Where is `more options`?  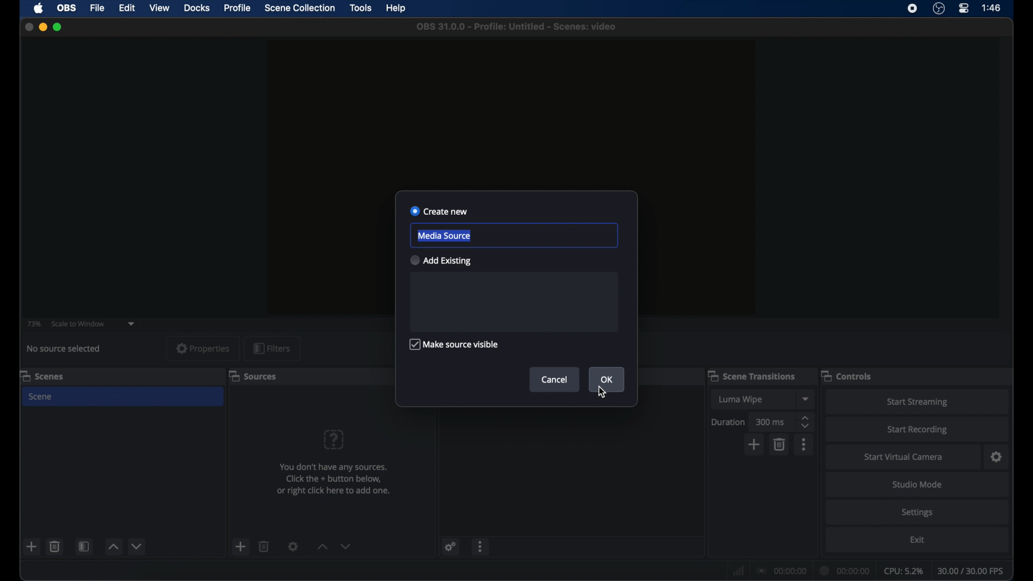 more options is located at coordinates (805, 444).